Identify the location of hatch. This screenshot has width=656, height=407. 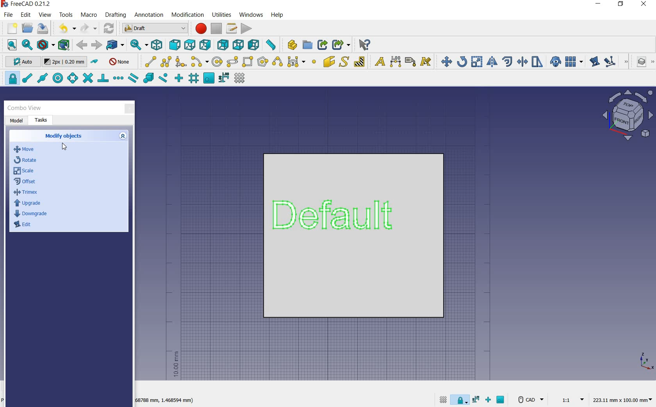
(360, 61).